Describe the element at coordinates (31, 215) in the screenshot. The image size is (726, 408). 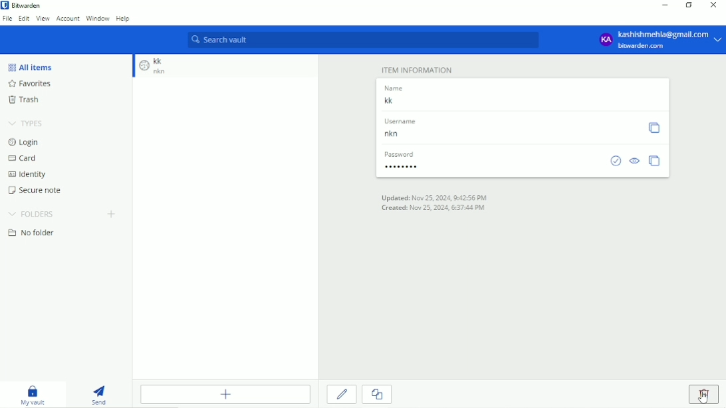
I see `Folders` at that location.